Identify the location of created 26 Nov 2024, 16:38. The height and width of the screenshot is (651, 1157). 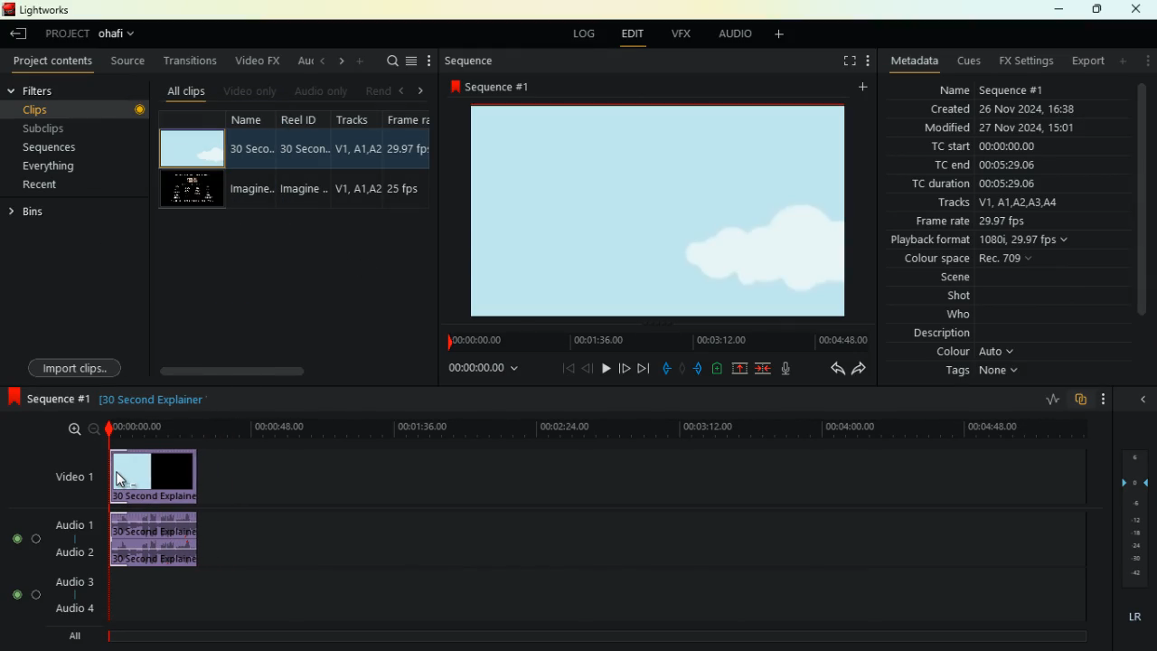
(1011, 108).